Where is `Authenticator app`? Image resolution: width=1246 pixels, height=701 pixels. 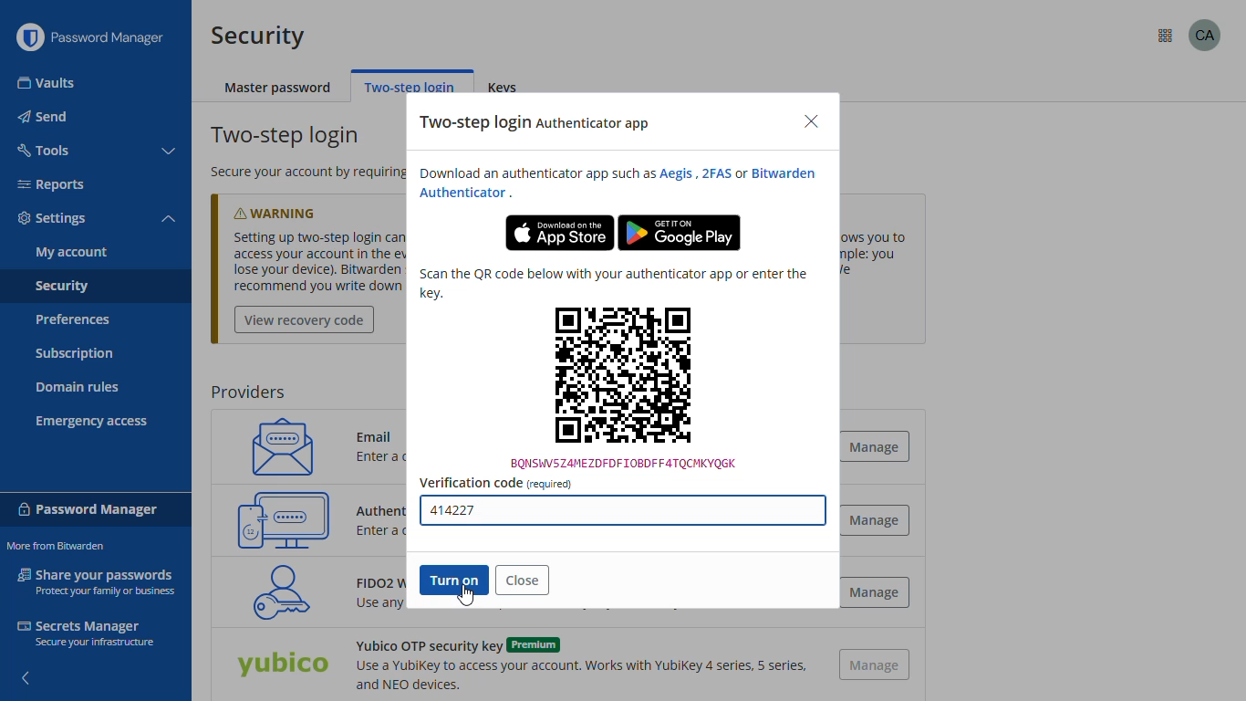 Authenticator app is located at coordinates (383, 508).